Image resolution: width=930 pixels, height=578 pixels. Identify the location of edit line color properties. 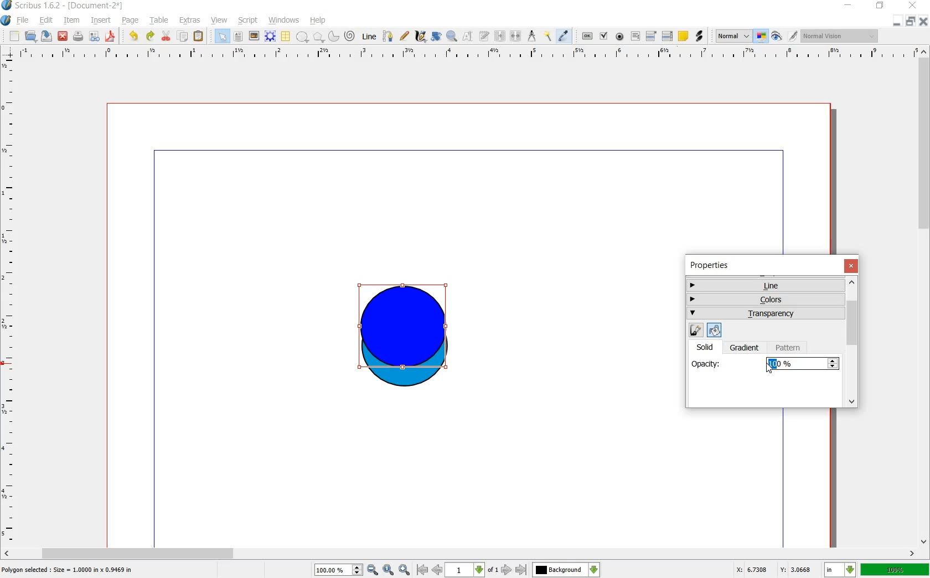
(695, 331).